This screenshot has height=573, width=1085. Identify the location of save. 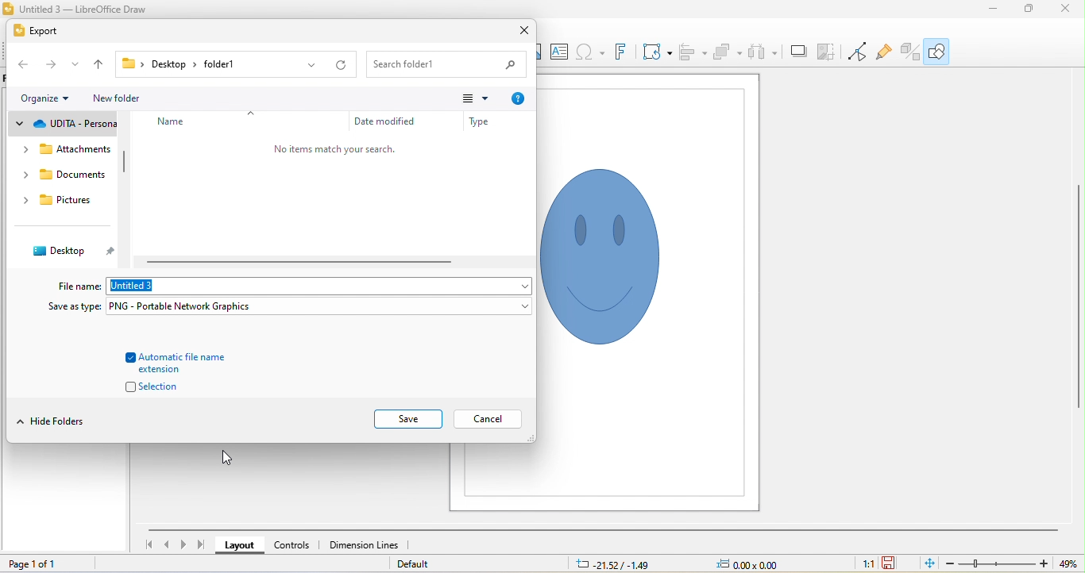
(890, 563).